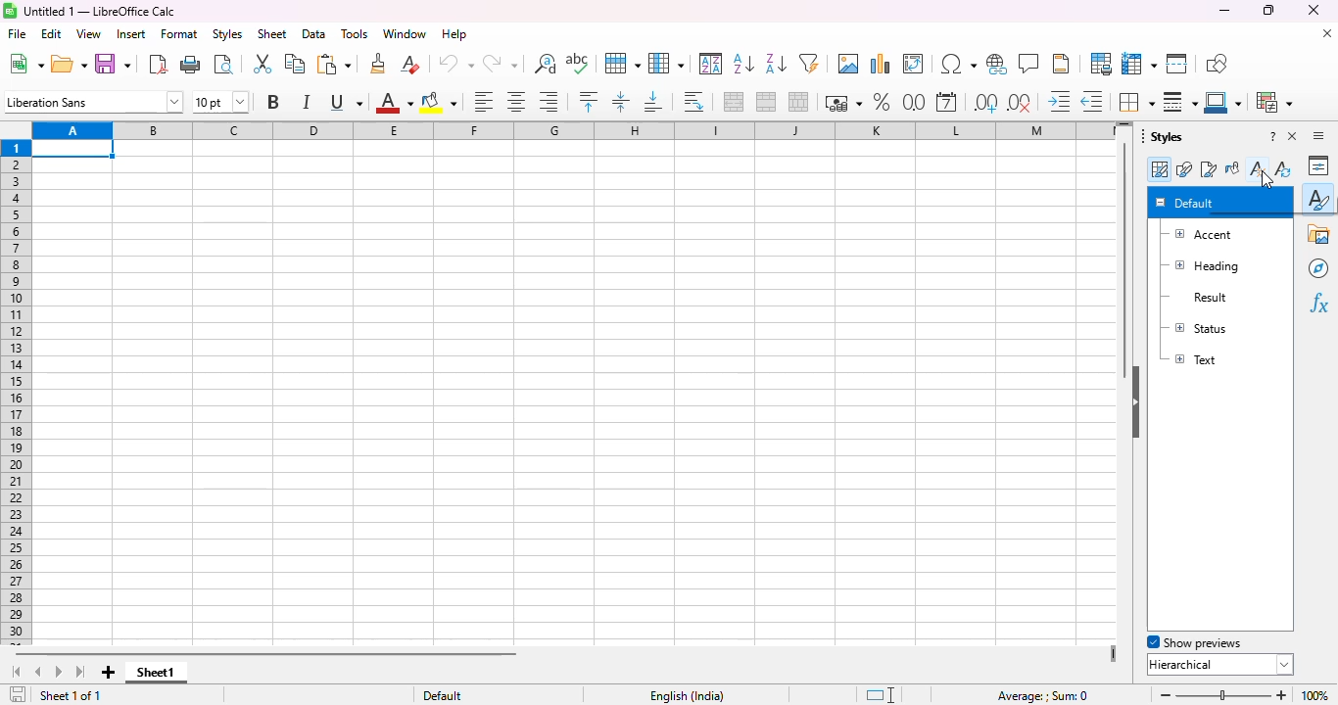  Describe the element at coordinates (1208, 168) in the screenshot. I see `page styles` at that location.